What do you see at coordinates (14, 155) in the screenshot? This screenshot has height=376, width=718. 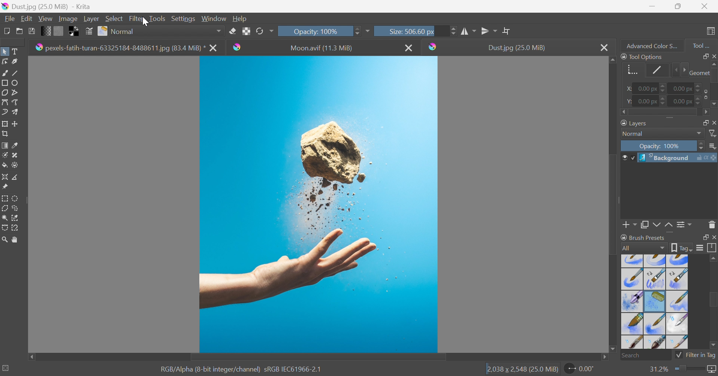 I see `Patch tool` at bounding box center [14, 155].